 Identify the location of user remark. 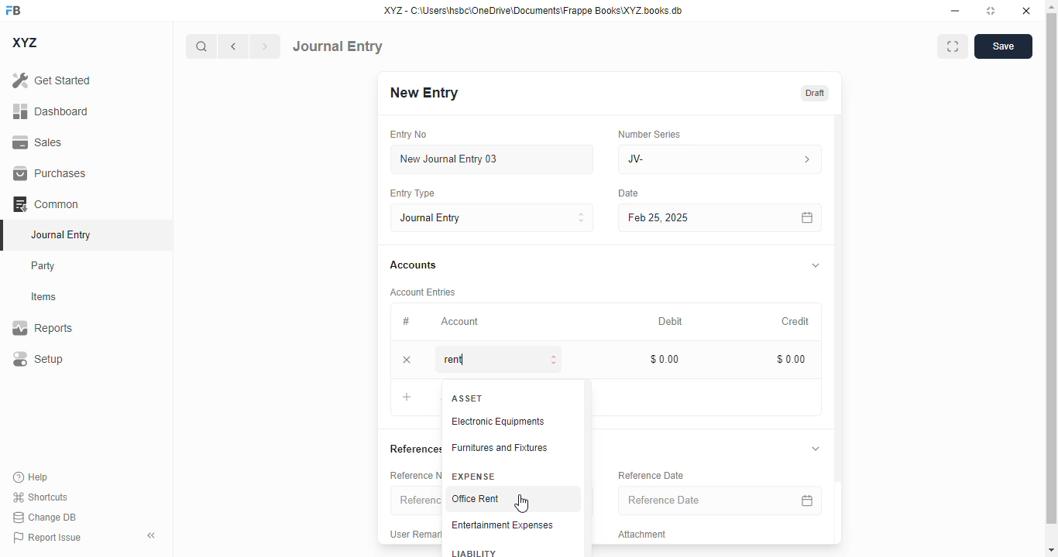
(413, 534).